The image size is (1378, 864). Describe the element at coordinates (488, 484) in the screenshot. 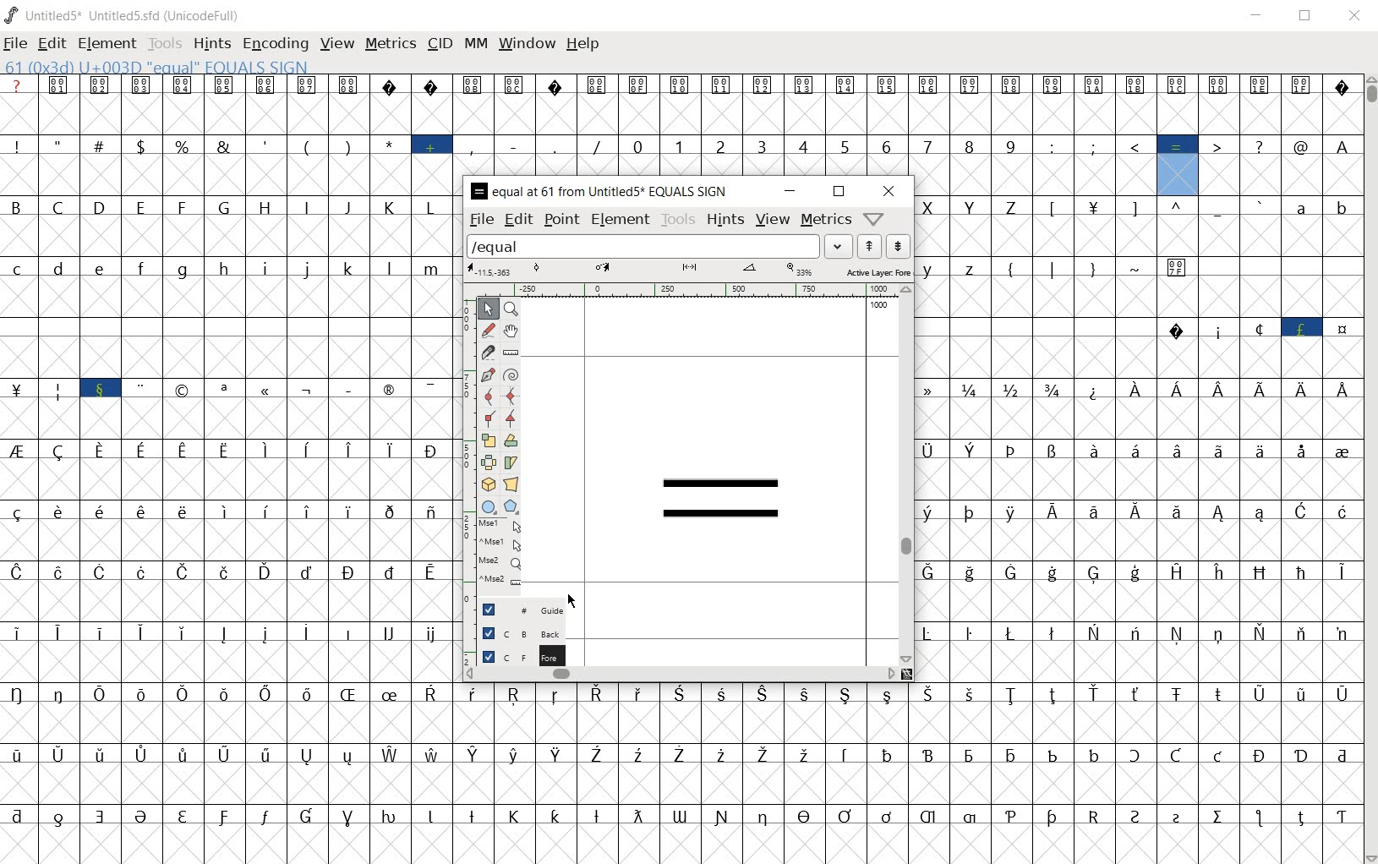

I see `rotate the selection in 3D and project back to plane` at that location.